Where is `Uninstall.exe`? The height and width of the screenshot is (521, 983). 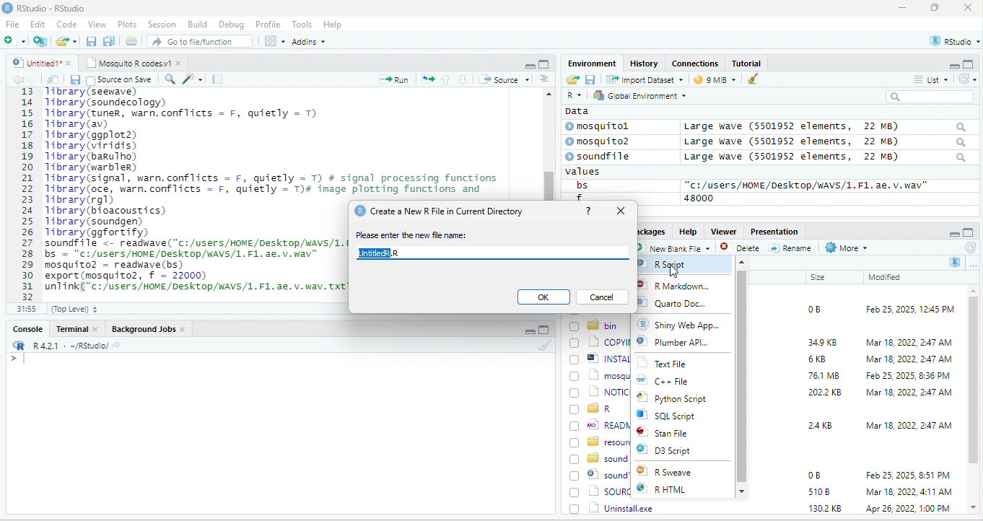 Uninstall.exe is located at coordinates (613, 507).